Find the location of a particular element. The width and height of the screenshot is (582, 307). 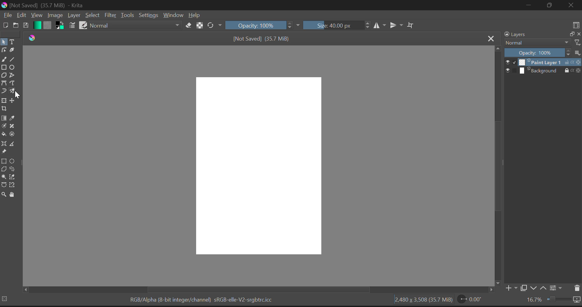

Save is located at coordinates (25, 26).